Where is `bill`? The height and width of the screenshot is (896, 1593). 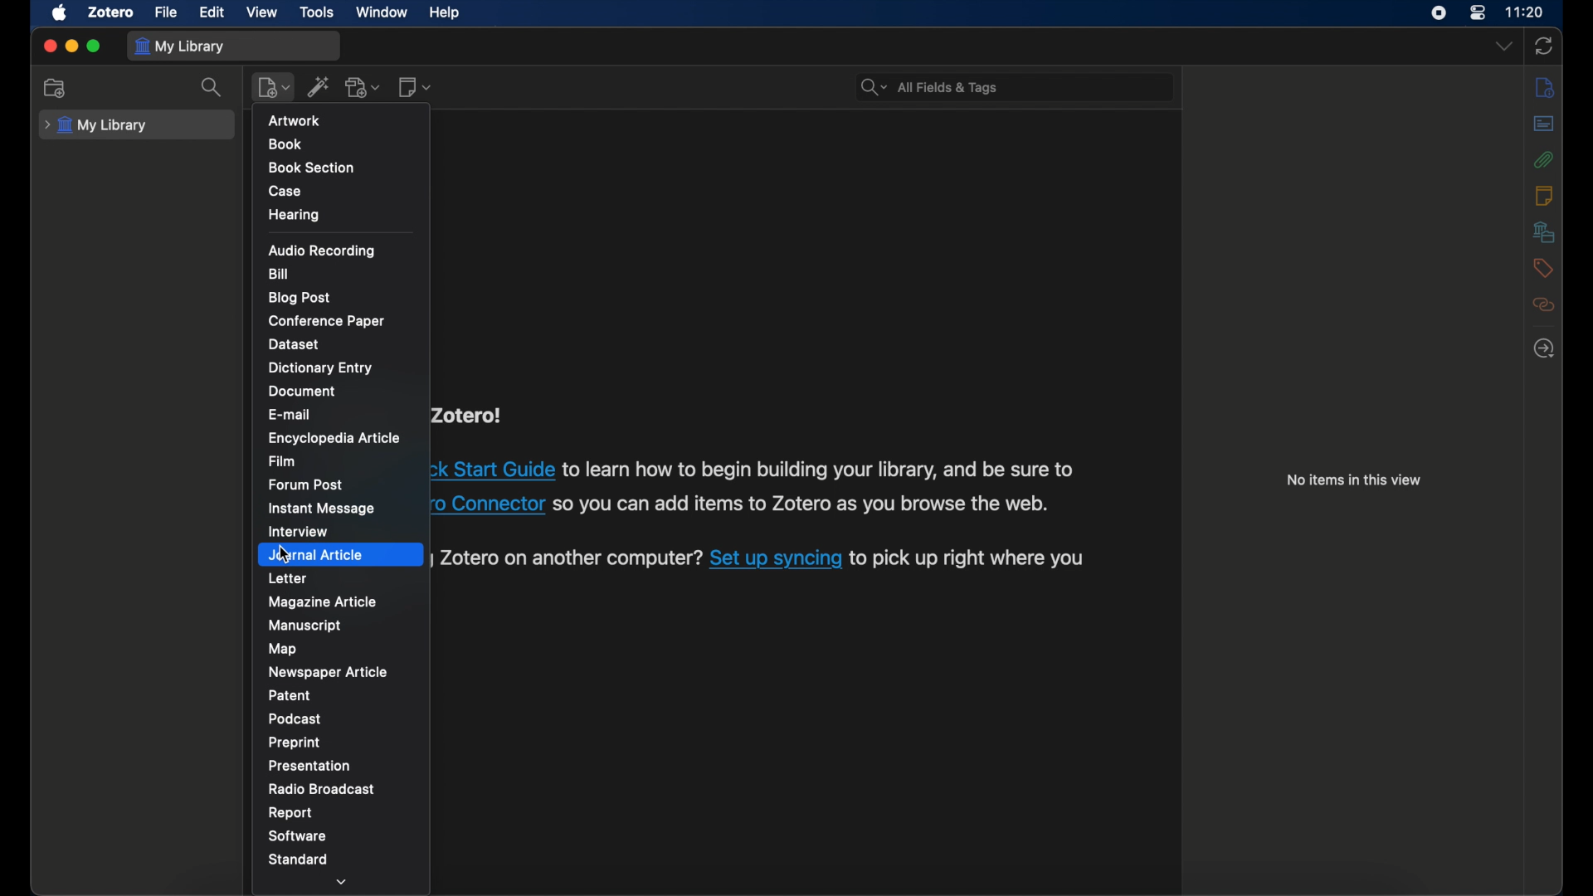 bill is located at coordinates (279, 274).